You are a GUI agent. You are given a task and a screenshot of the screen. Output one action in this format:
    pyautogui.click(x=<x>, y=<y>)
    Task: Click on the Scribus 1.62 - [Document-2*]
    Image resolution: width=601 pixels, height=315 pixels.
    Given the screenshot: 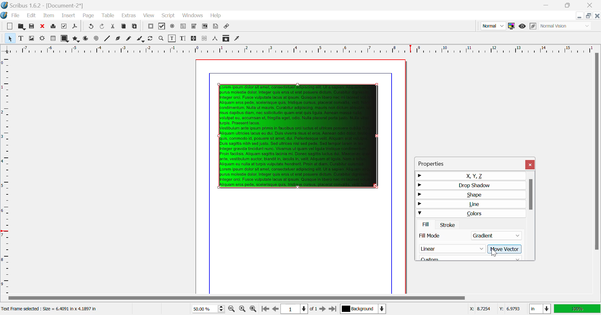 What is the action you would take?
    pyautogui.click(x=43, y=5)
    